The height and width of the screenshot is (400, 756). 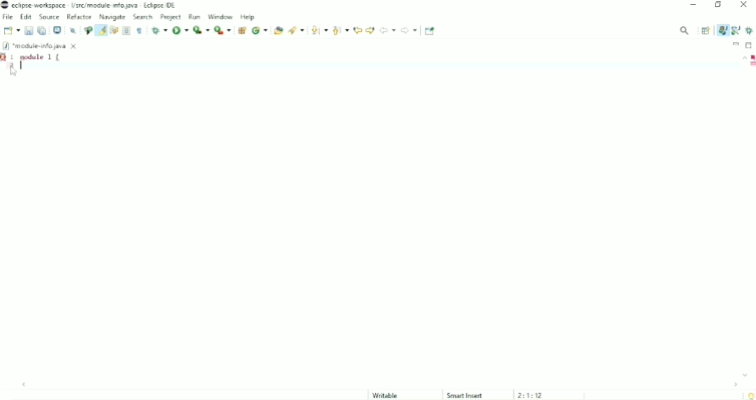 What do you see at coordinates (531, 394) in the screenshot?
I see `2:1:12` at bounding box center [531, 394].